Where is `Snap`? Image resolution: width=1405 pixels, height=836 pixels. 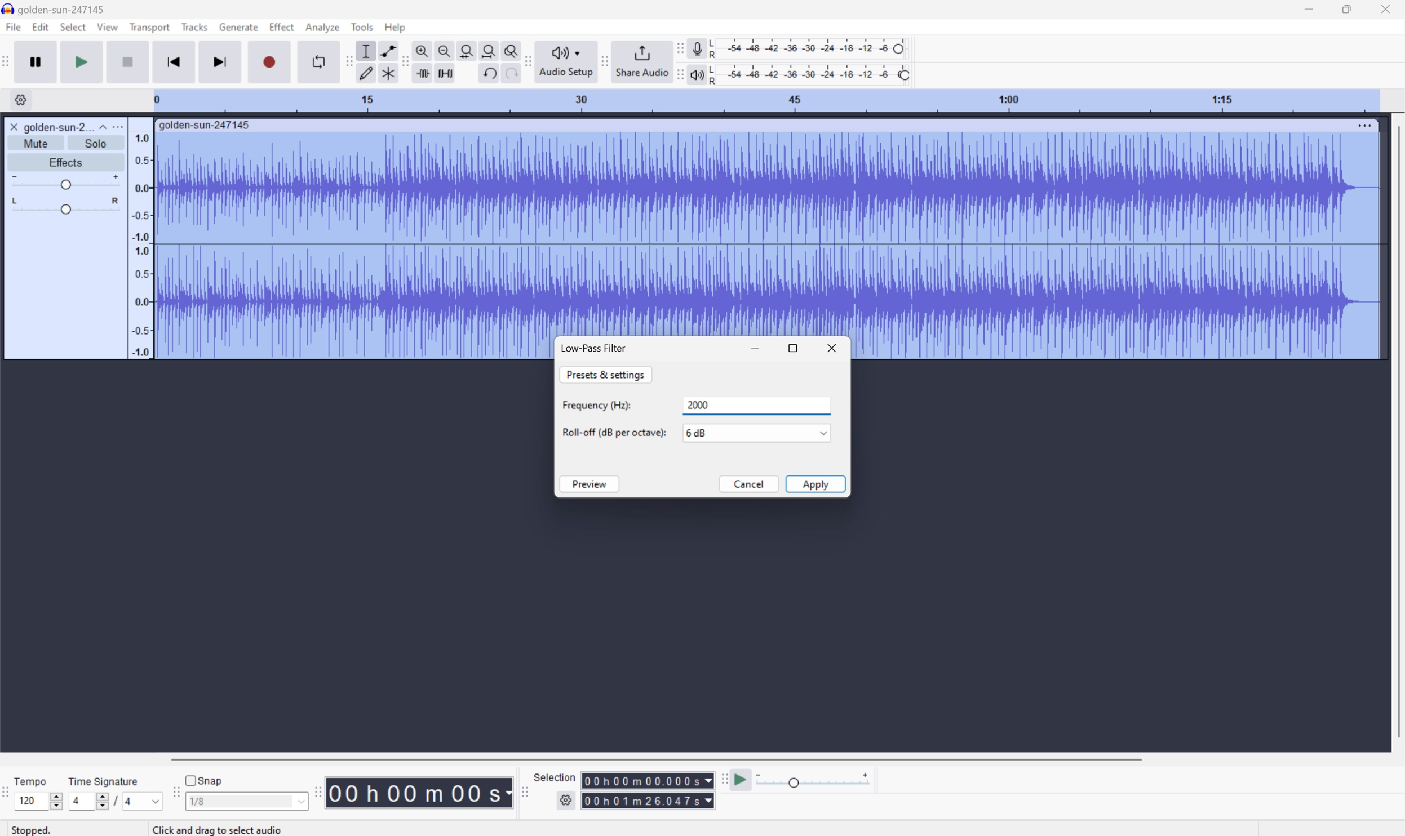
Snap is located at coordinates (204, 780).